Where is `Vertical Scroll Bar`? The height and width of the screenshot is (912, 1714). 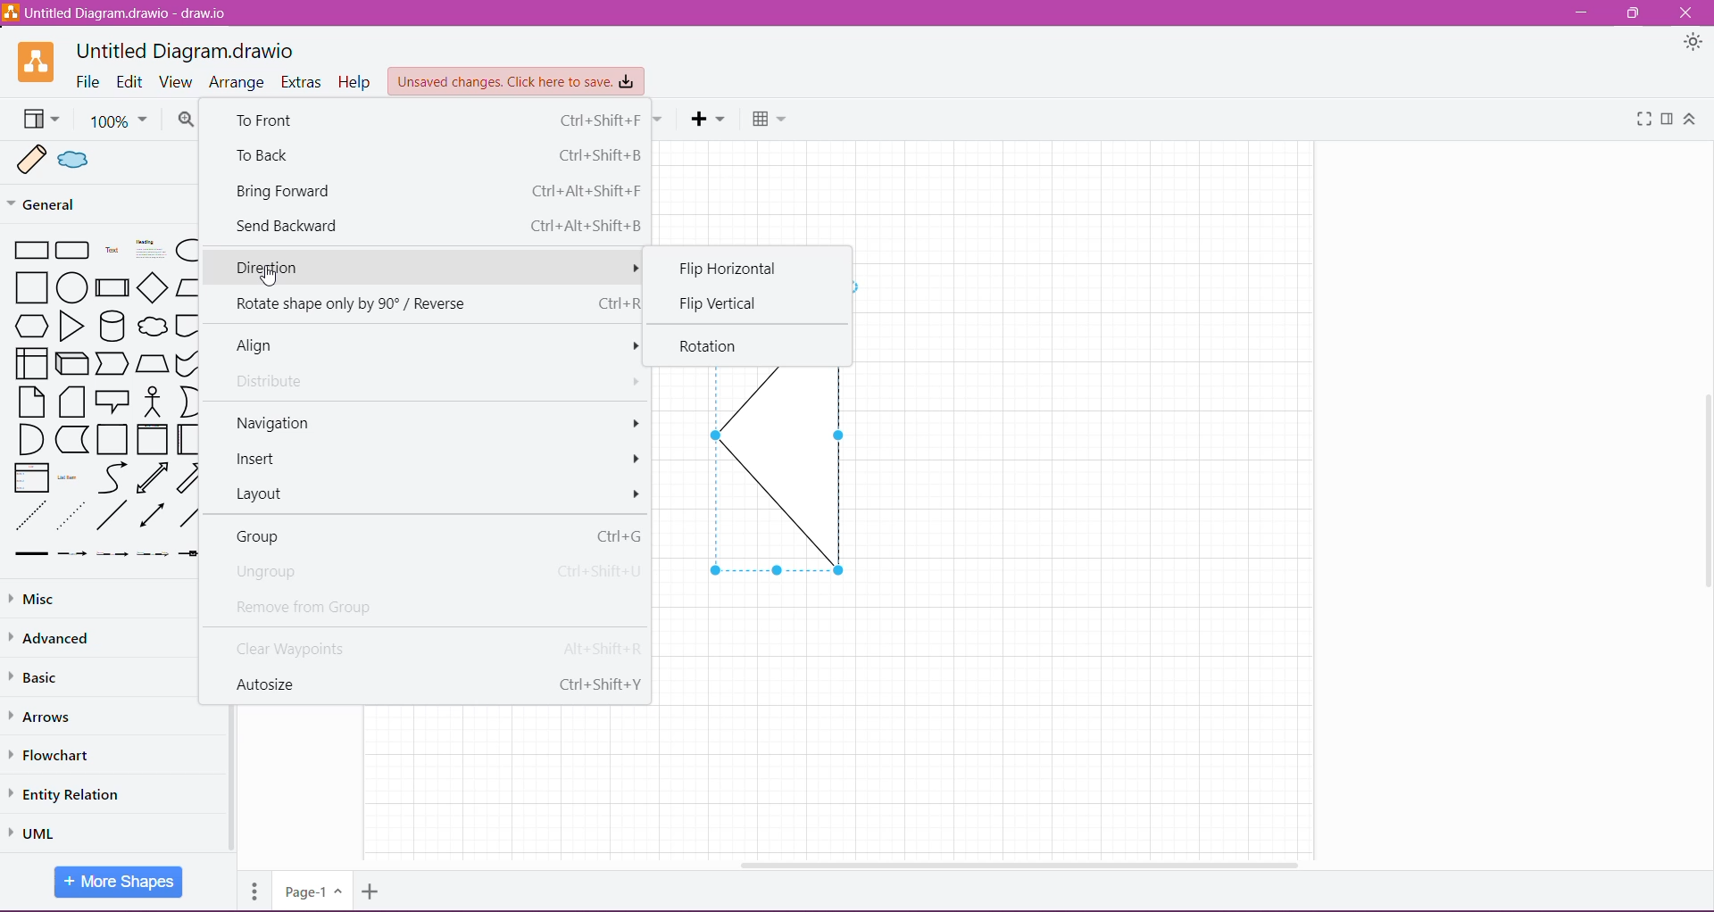
Vertical Scroll Bar is located at coordinates (1703, 472).